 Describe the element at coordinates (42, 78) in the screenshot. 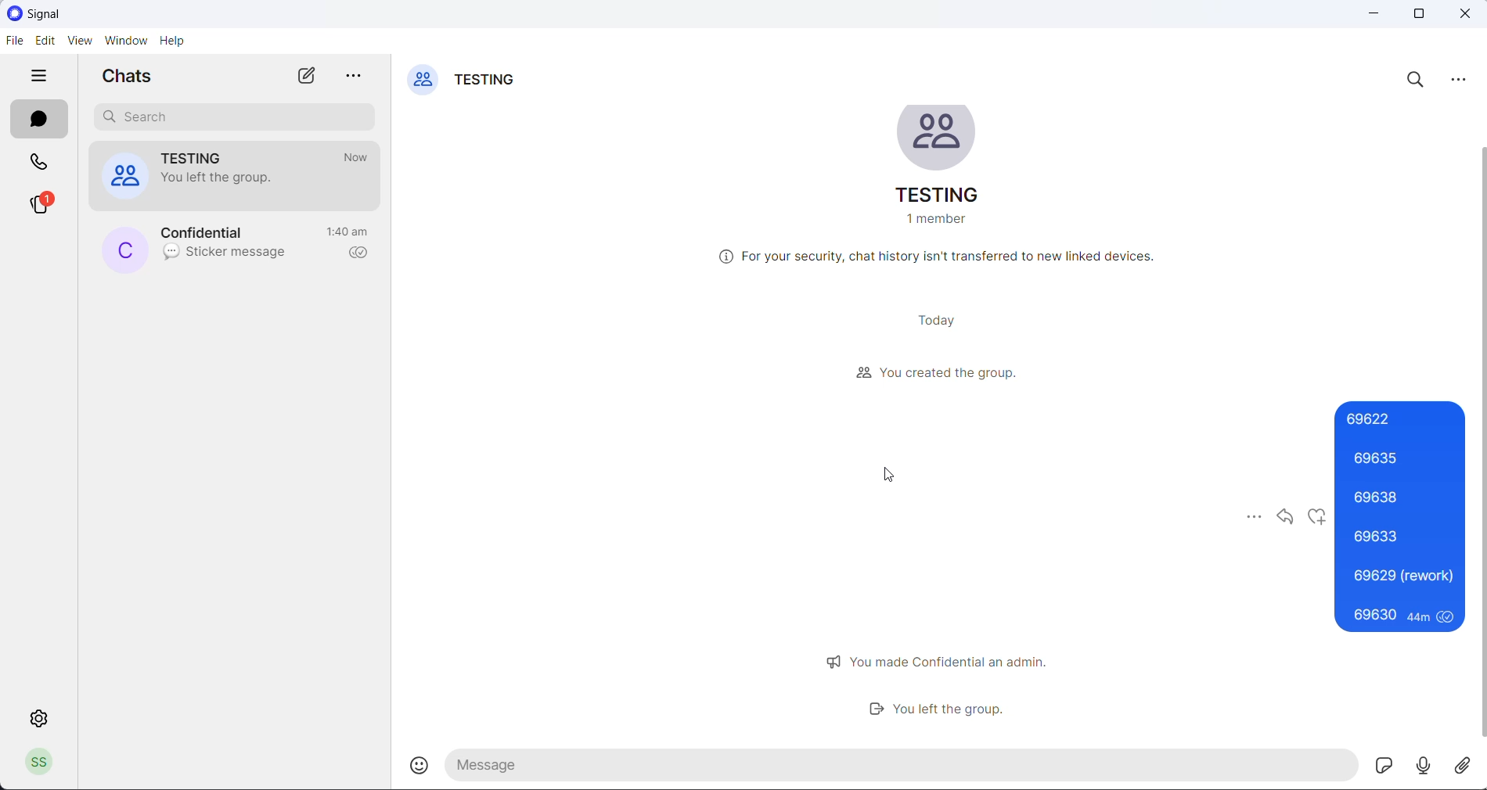

I see `hide tabs` at that location.